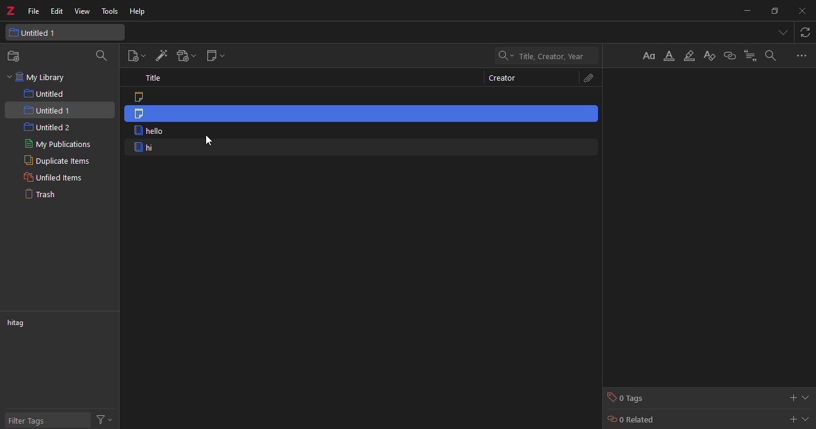  Describe the element at coordinates (805, 11) in the screenshot. I see `close` at that location.